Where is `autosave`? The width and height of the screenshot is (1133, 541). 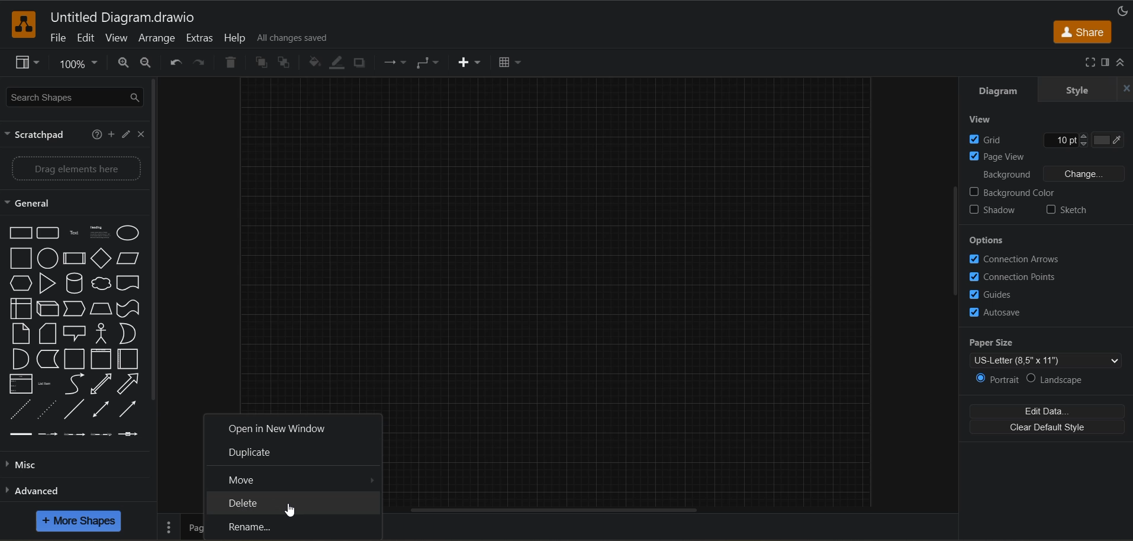 autosave is located at coordinates (1002, 313).